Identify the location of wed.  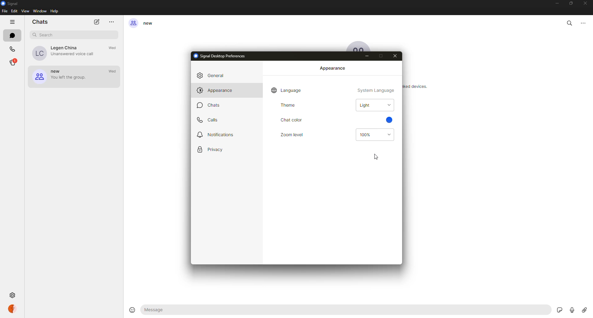
(114, 49).